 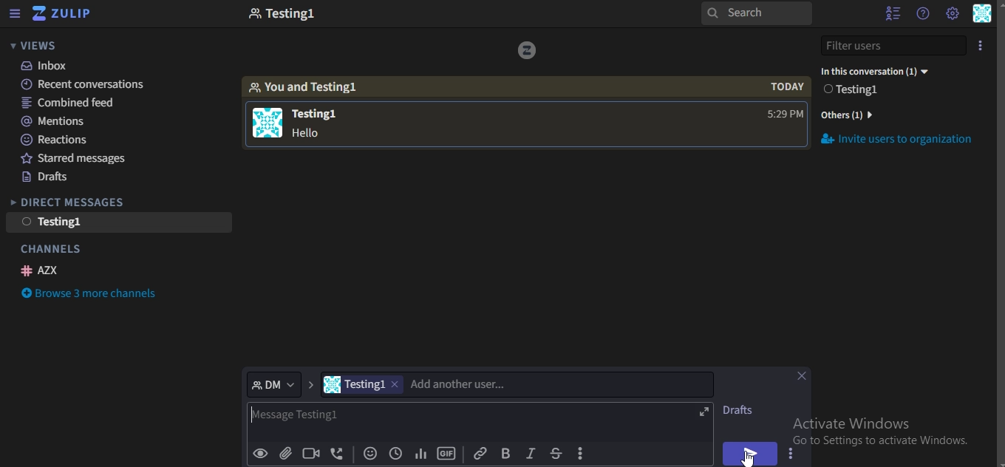 I want to click on icon, so click(x=266, y=122).